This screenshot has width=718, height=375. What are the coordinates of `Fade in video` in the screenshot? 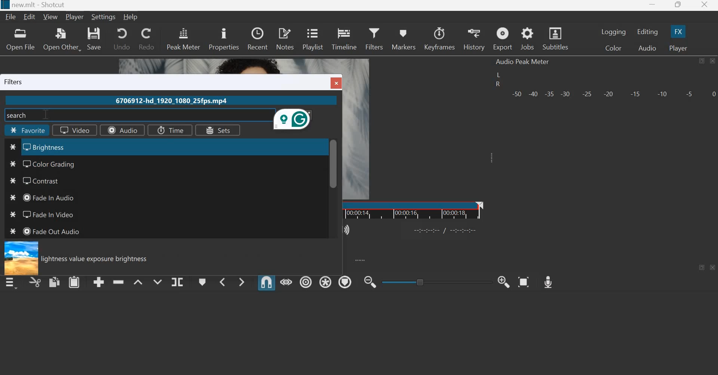 It's located at (46, 214).